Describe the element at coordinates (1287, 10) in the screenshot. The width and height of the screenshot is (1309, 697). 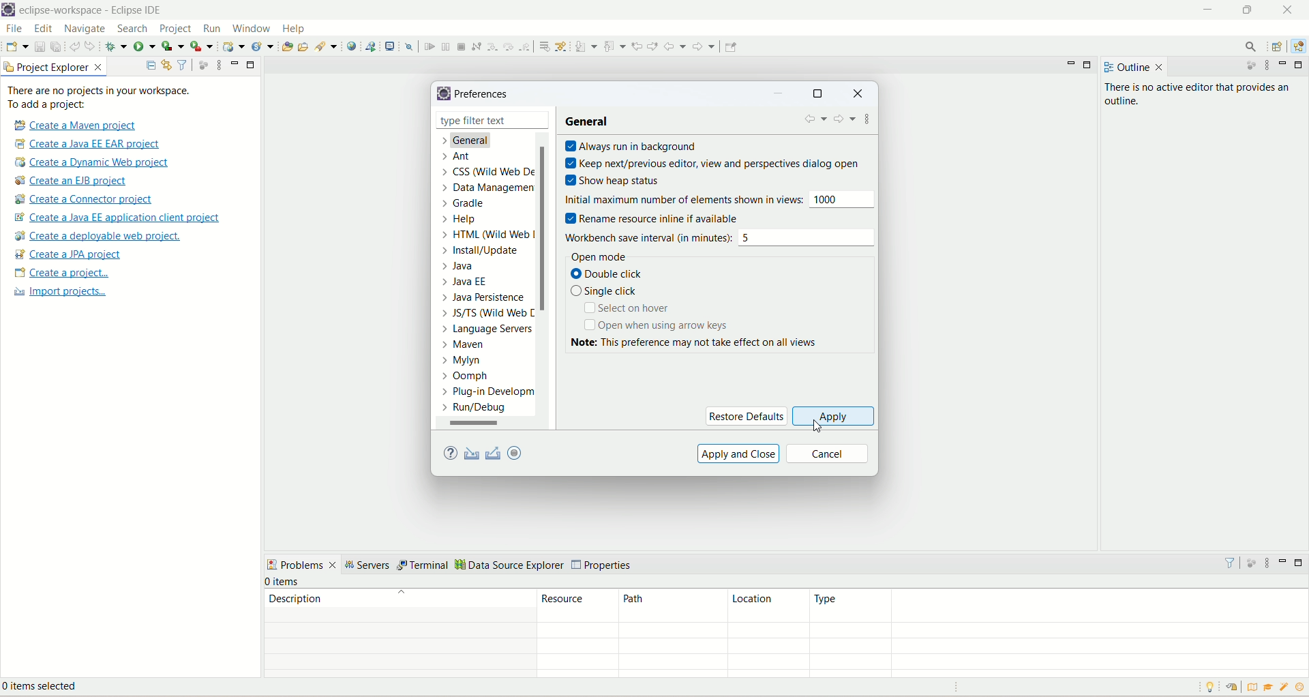
I see `close` at that location.